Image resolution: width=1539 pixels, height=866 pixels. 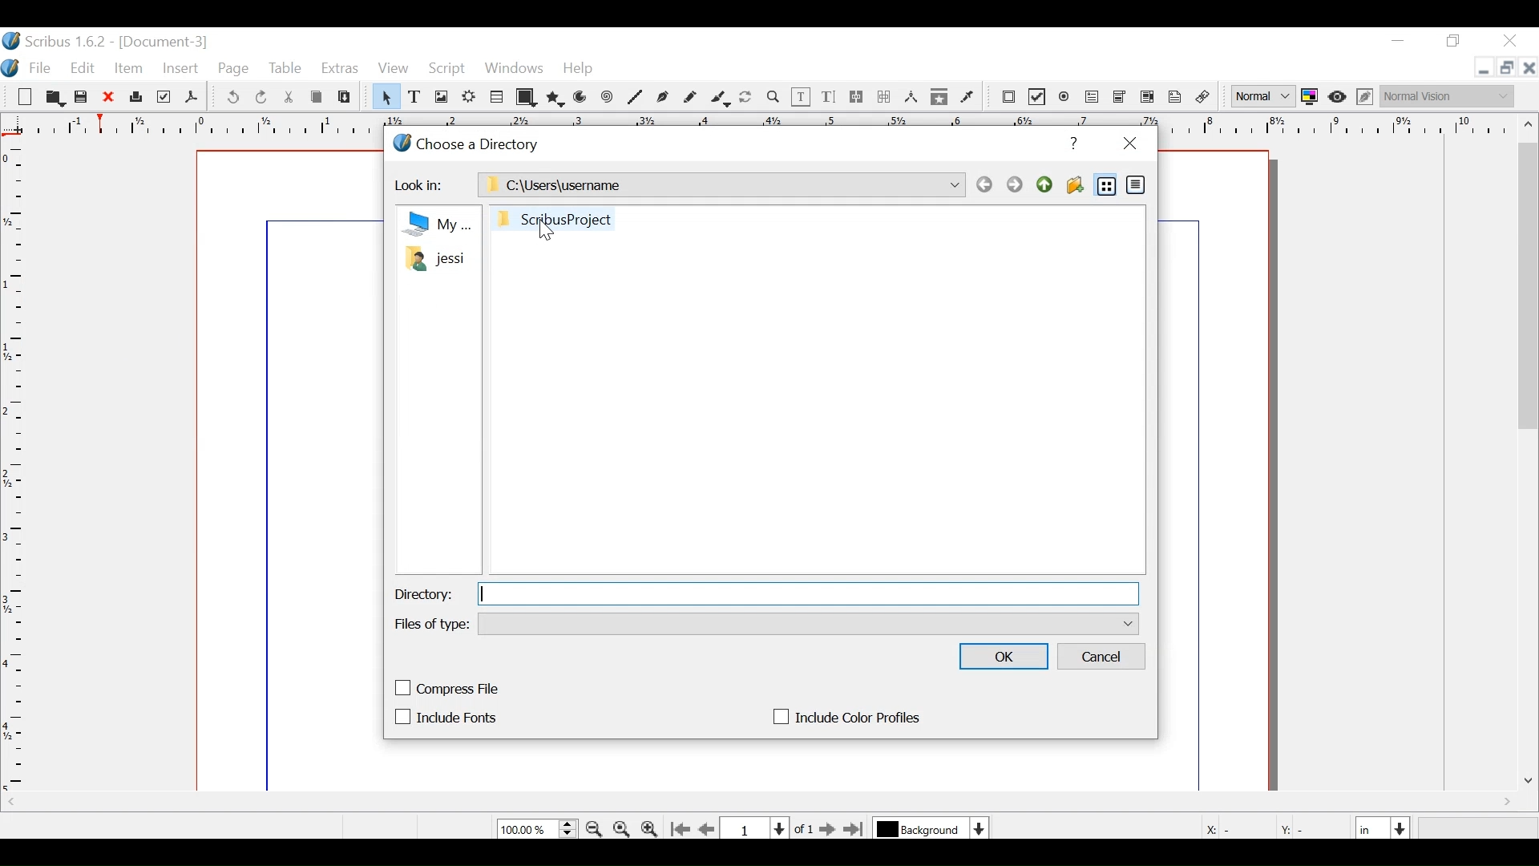 What do you see at coordinates (809, 595) in the screenshot?
I see `Directory Field` at bounding box center [809, 595].